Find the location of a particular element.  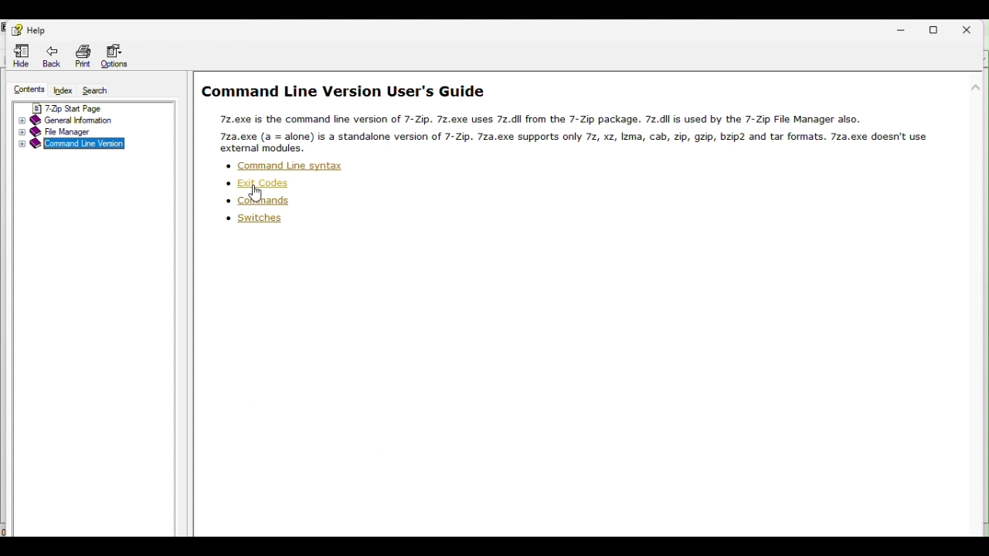

File manager is located at coordinates (91, 132).